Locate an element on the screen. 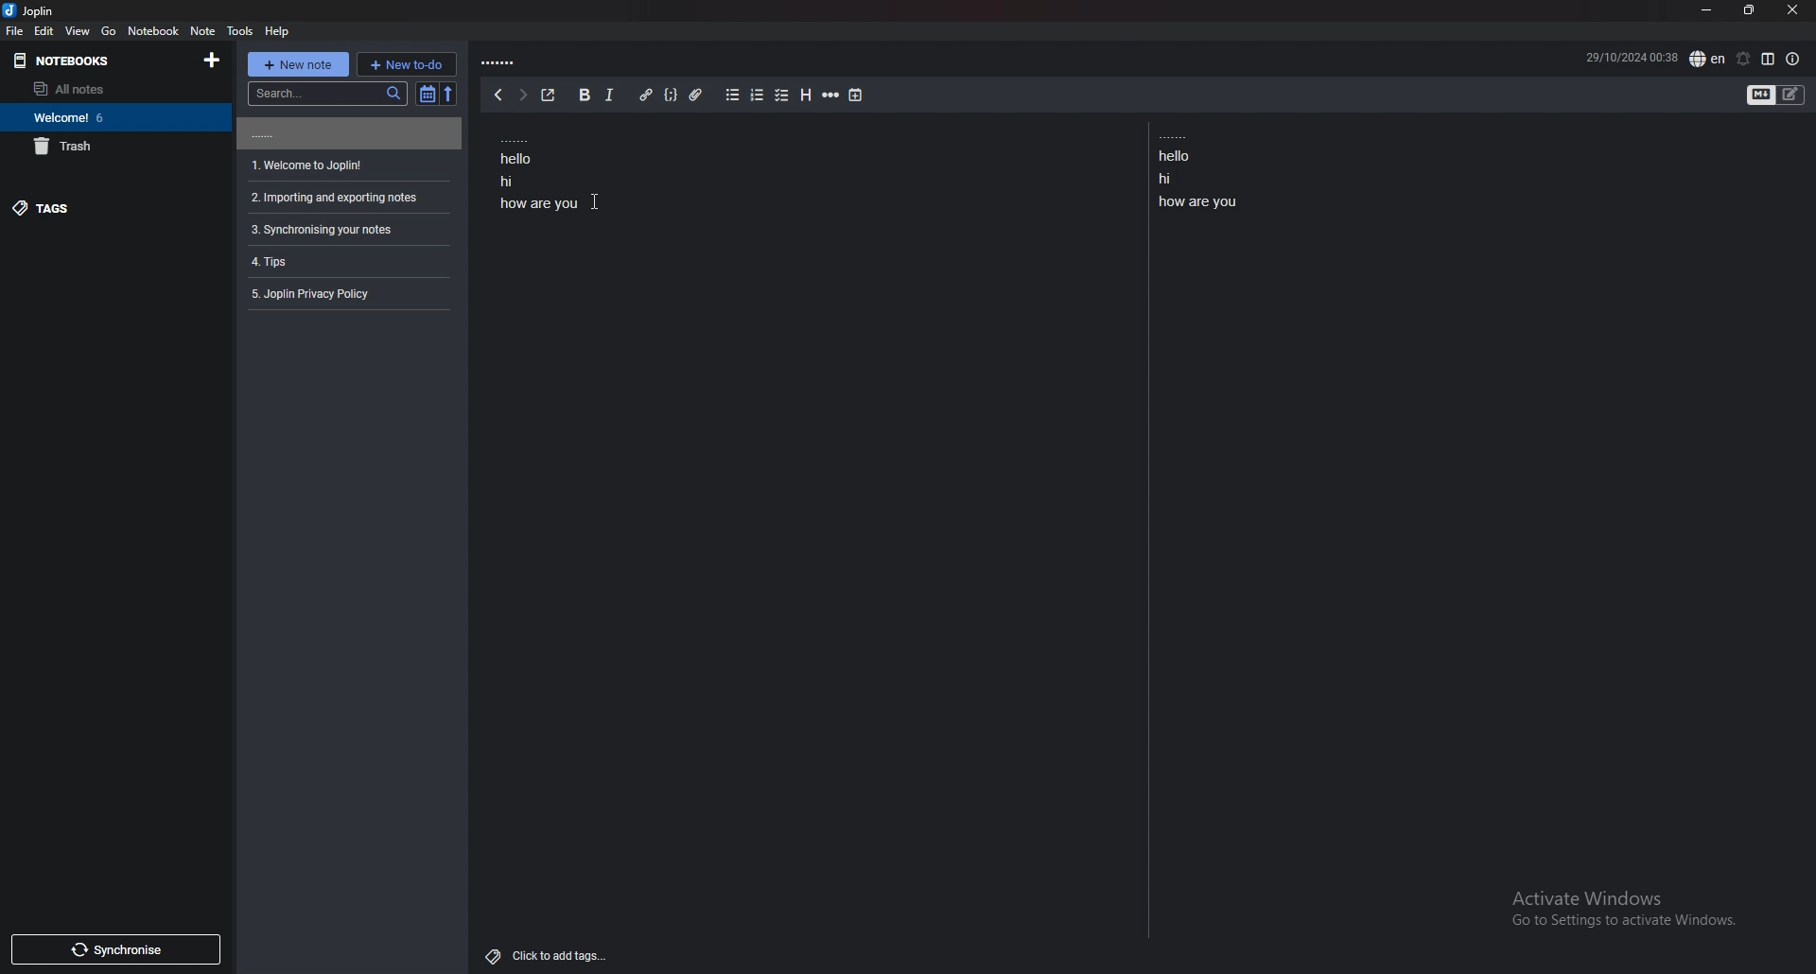 This screenshot has width=1816, height=974. note is located at coordinates (344, 294).